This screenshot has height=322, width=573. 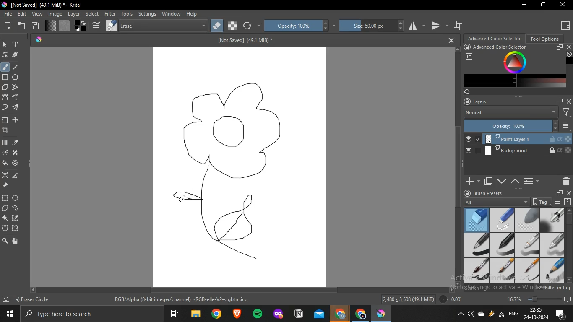 What do you see at coordinates (545, 38) in the screenshot?
I see `tool options` at bounding box center [545, 38].